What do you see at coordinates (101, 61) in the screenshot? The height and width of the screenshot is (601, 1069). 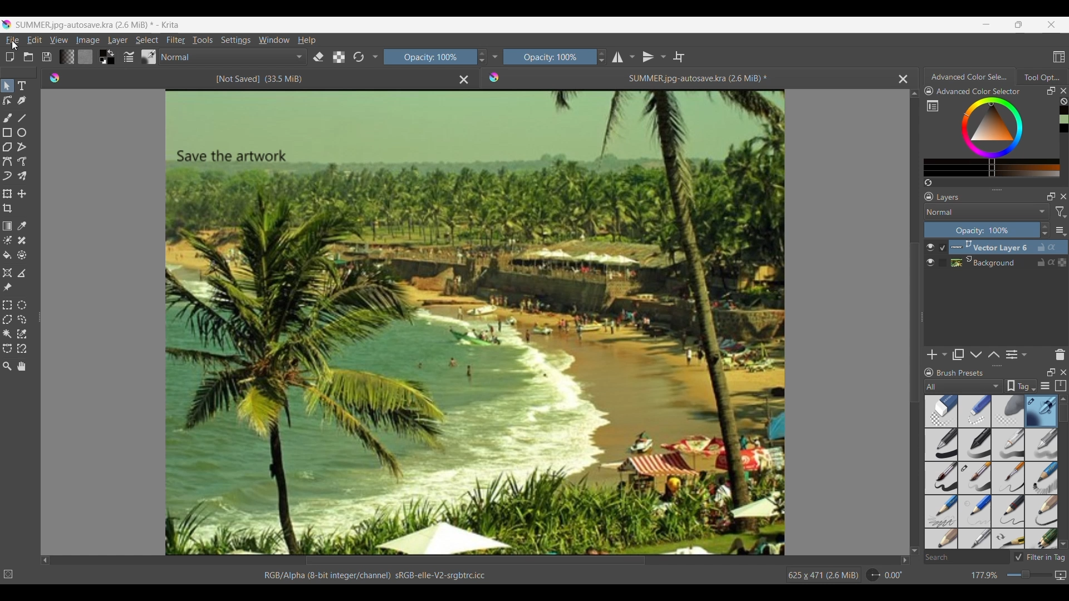 I see `Set background and foreground color to black and white respectively` at bounding box center [101, 61].